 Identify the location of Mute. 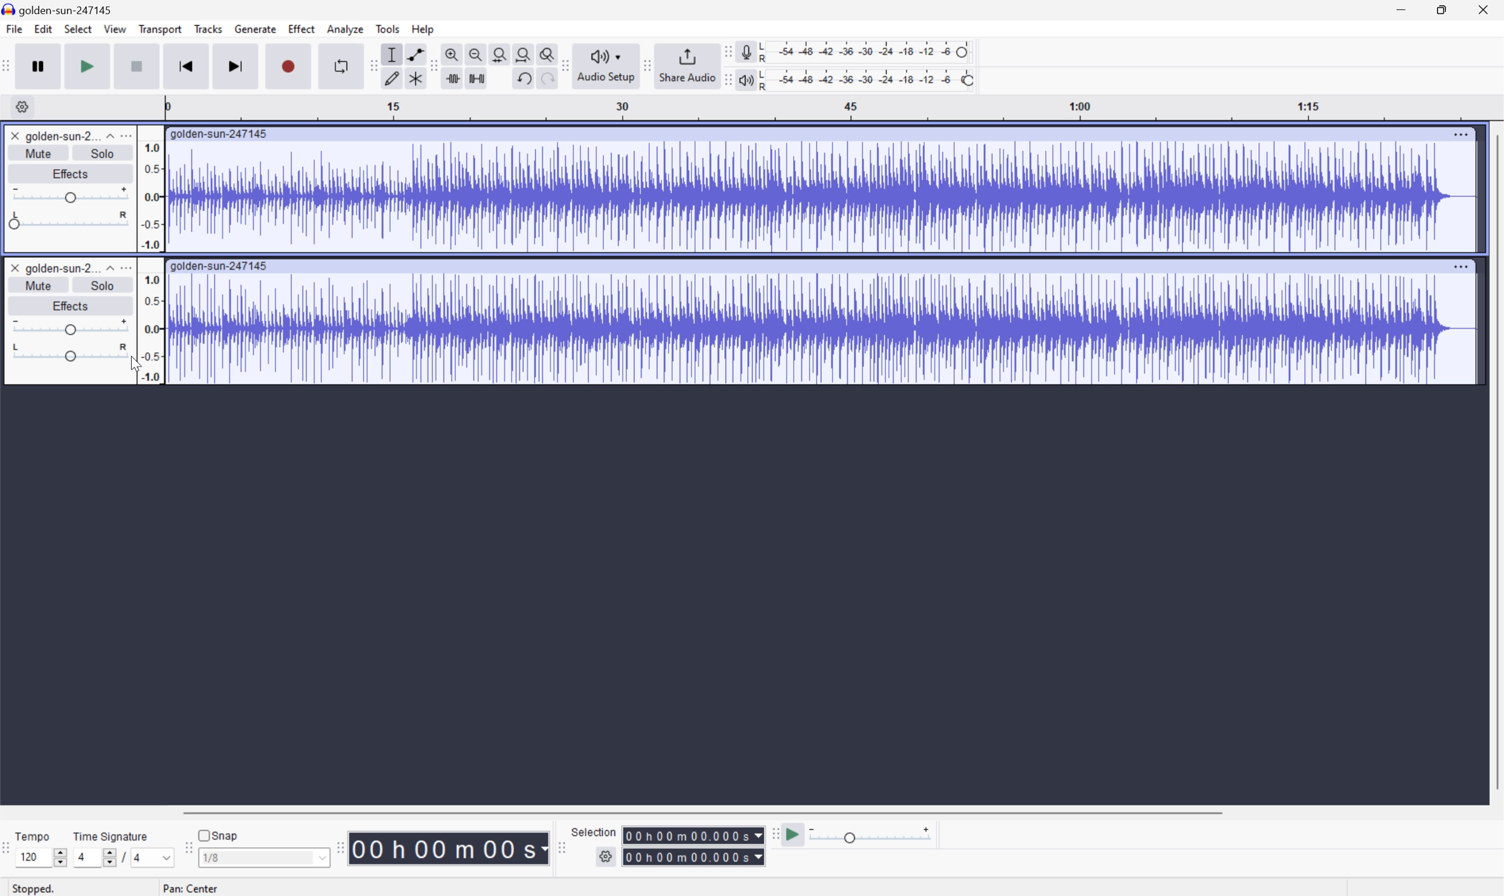
(37, 153).